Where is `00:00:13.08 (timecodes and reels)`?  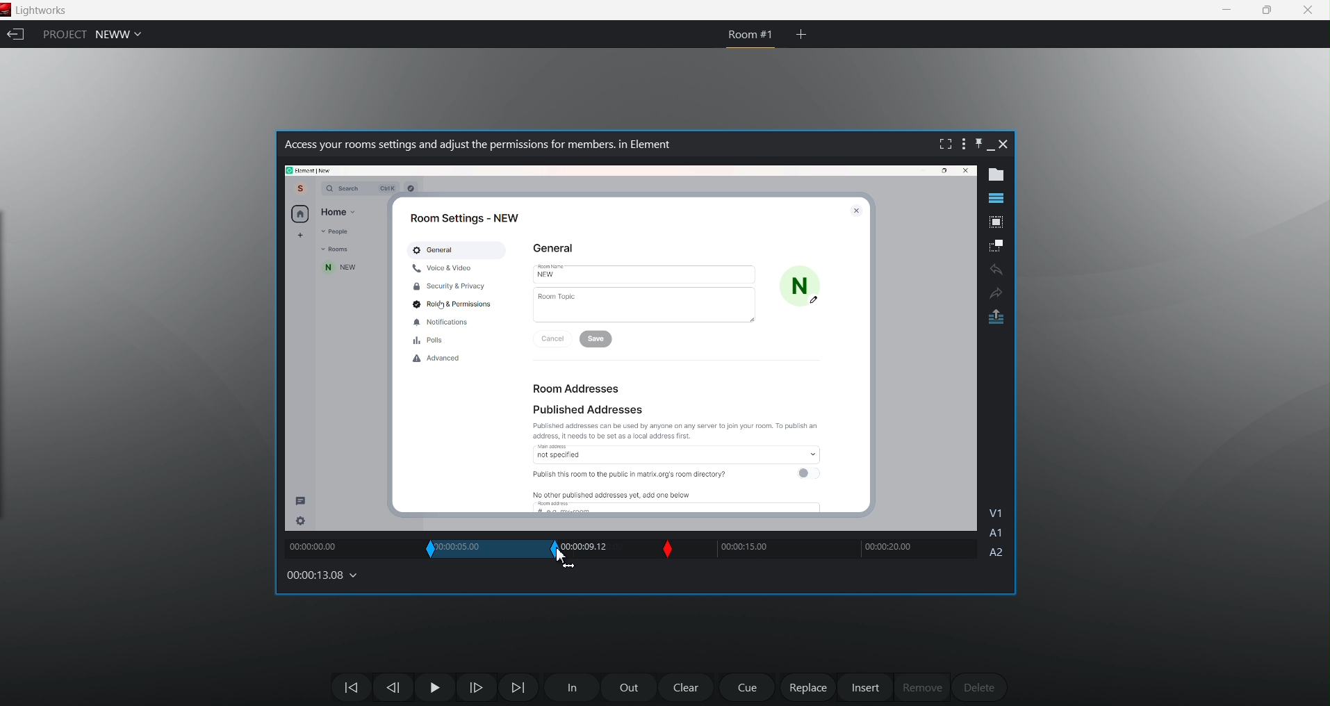
00:00:13.08 (timecodes and reels) is located at coordinates (321, 576).